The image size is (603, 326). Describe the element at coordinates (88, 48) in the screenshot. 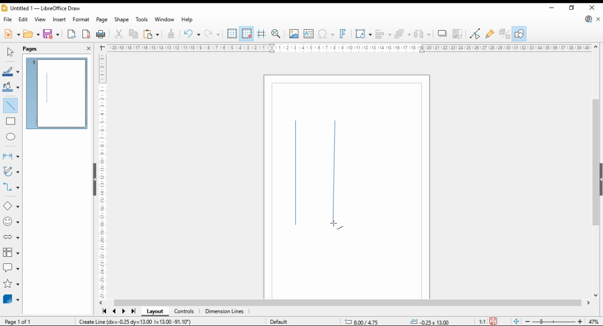

I see `close pane` at that location.